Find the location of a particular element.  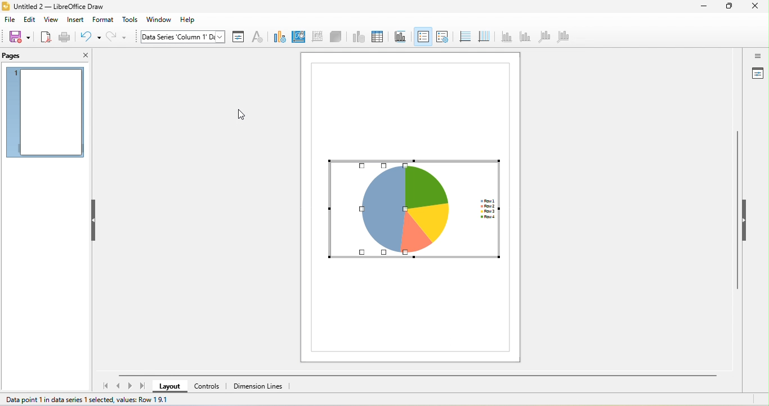

x axis is located at coordinates (506, 36).